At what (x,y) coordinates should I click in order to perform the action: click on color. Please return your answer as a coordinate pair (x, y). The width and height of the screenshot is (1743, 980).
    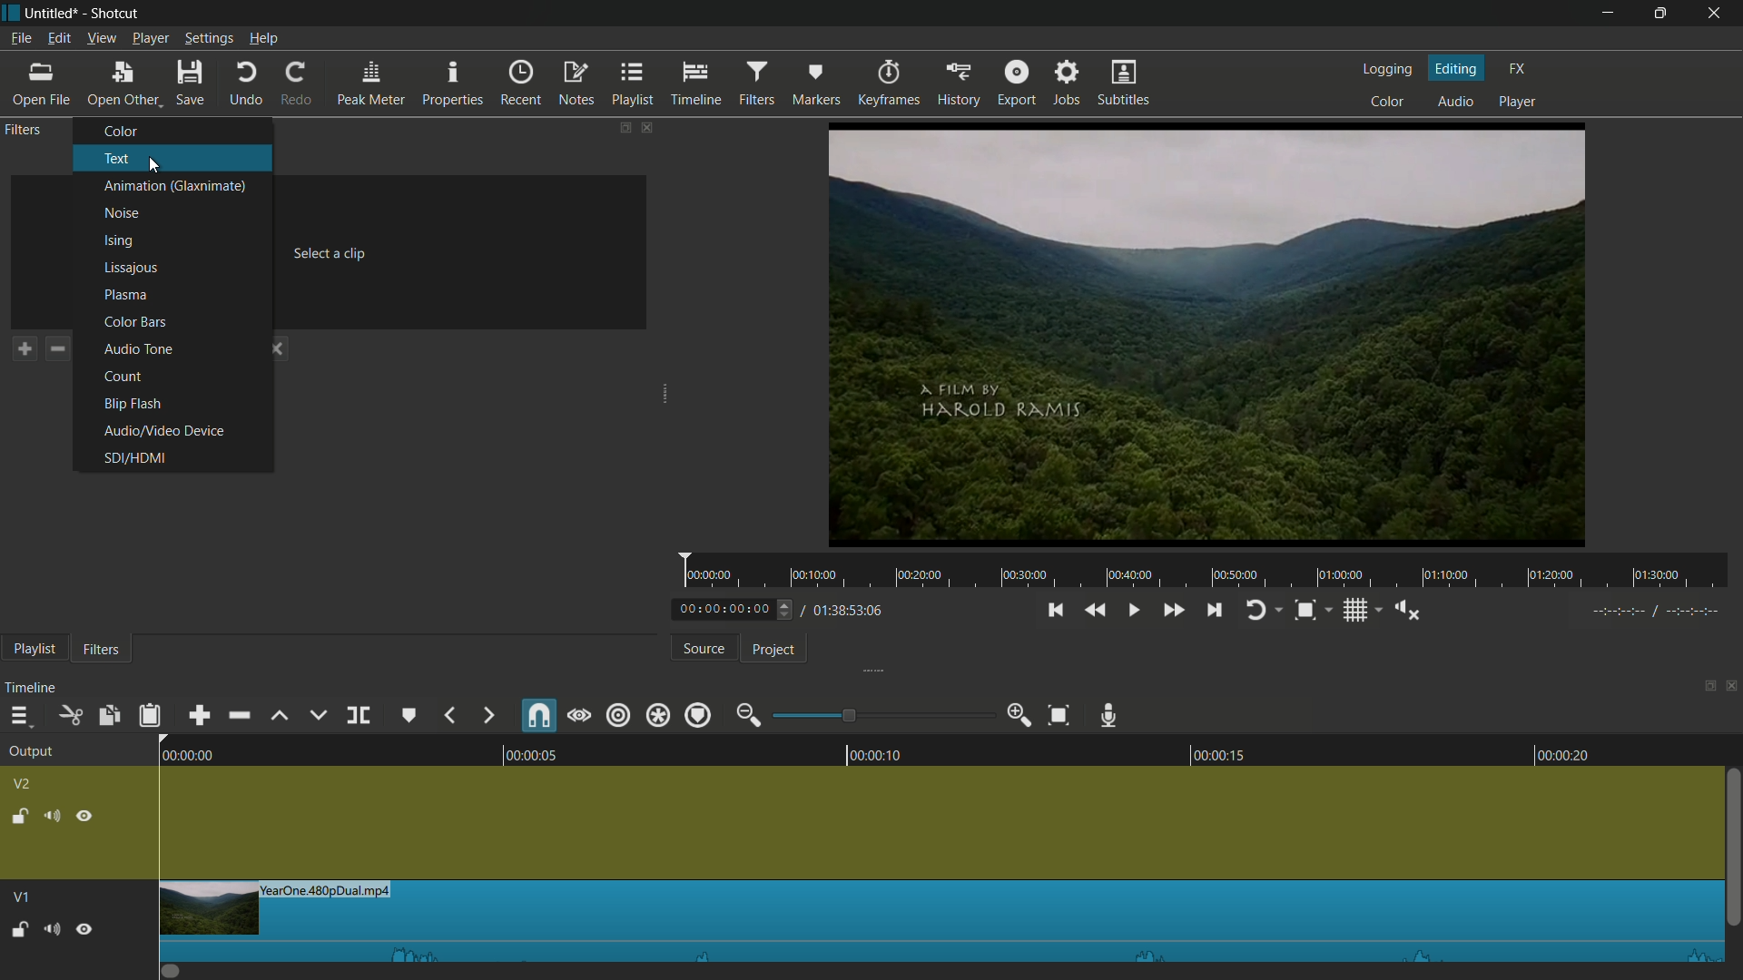
    Looking at the image, I should click on (1391, 103).